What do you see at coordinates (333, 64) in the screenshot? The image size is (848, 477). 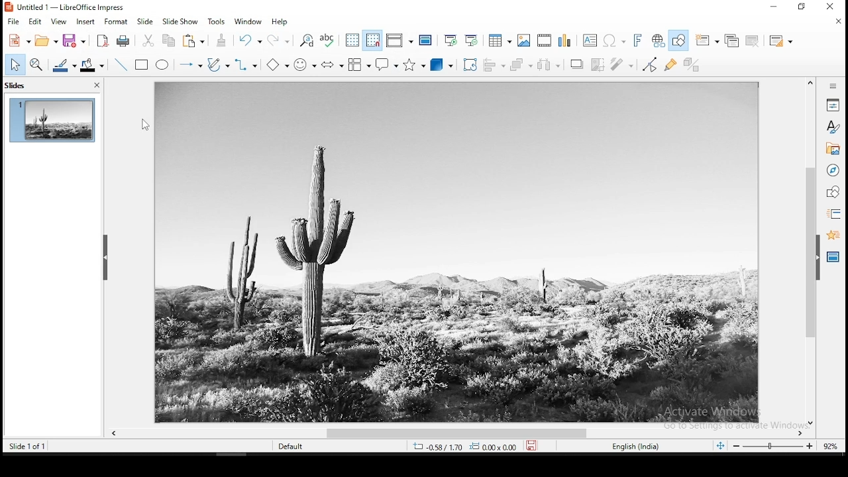 I see `block arrows` at bounding box center [333, 64].